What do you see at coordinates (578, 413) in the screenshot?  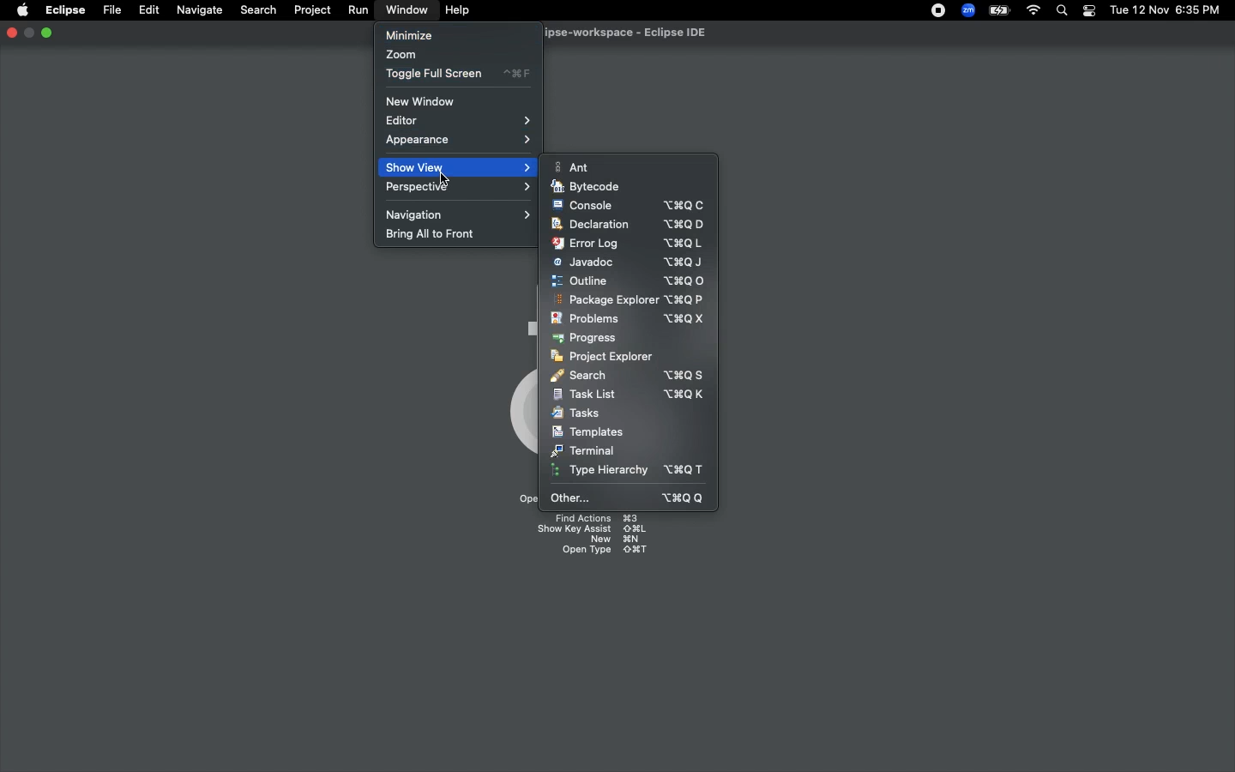 I see `Tasks` at bounding box center [578, 413].